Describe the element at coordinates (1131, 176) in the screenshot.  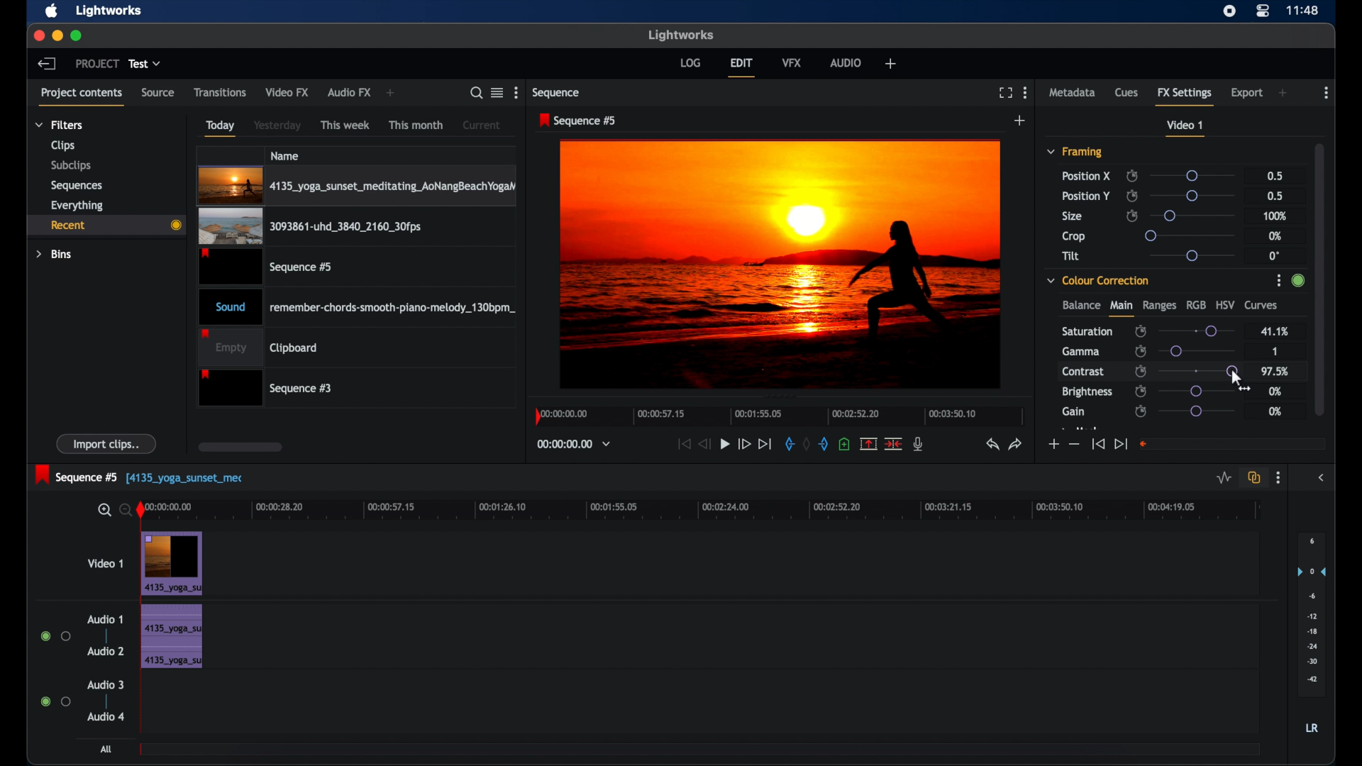
I see `enable/disable keyframes` at that location.